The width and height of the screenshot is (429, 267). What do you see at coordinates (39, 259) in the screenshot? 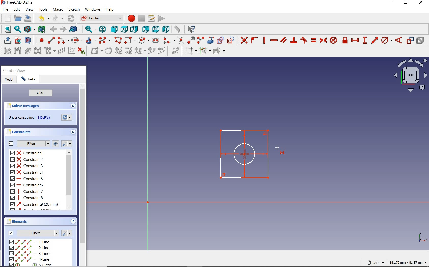
I see `4-line` at bounding box center [39, 259].